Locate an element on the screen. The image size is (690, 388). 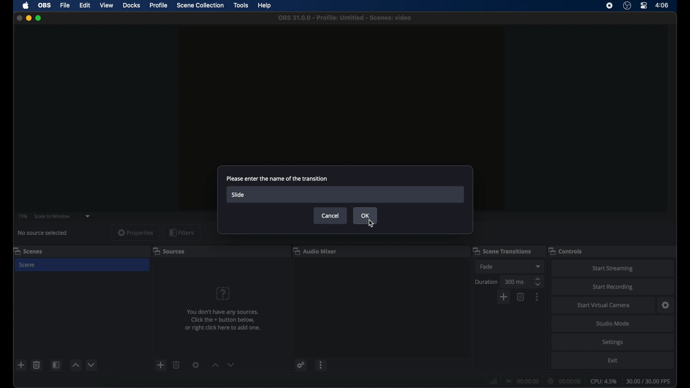
delete is located at coordinates (176, 365).